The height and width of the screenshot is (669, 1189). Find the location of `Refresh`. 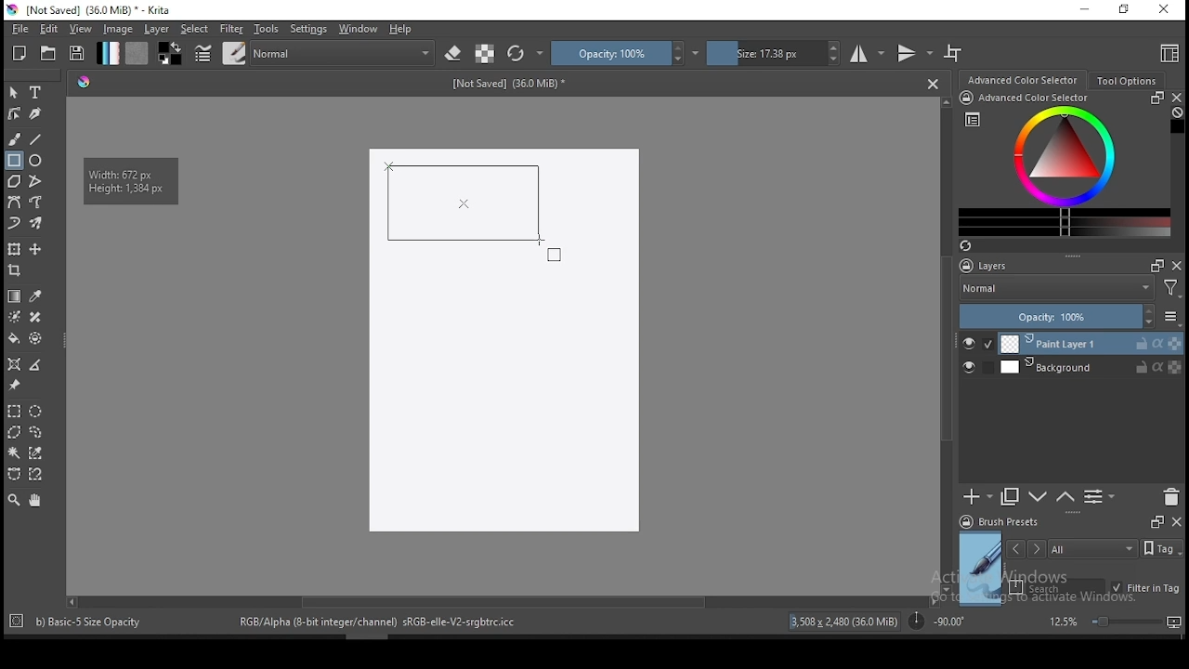

Refresh is located at coordinates (973, 247).